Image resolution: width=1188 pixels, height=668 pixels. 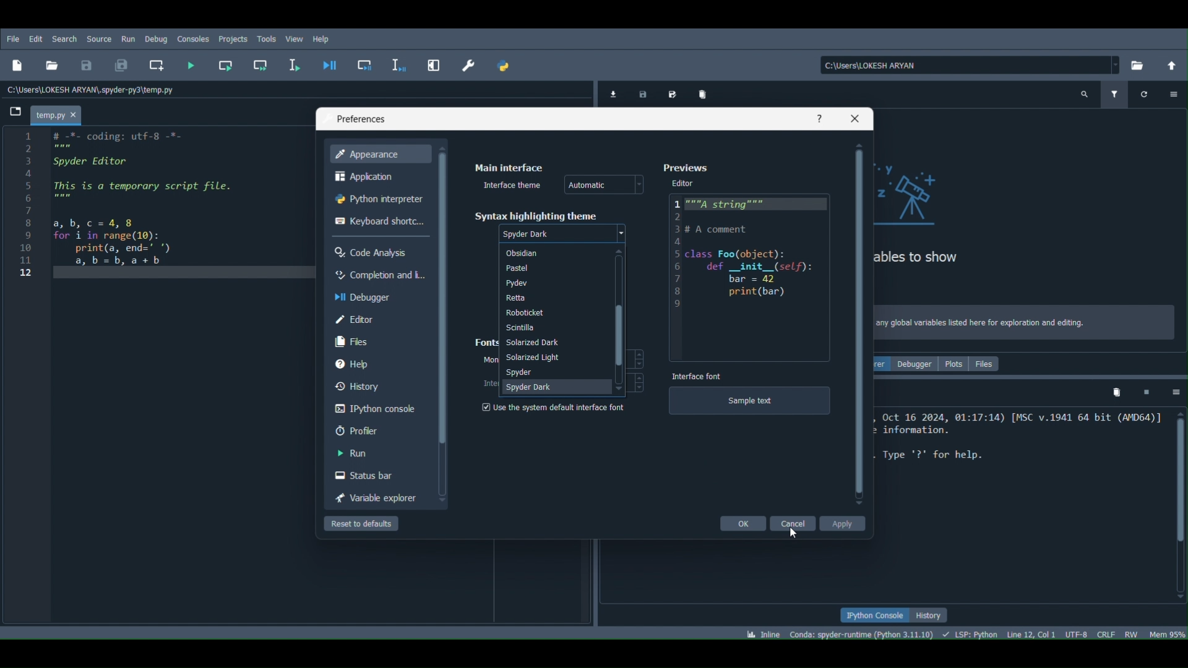 What do you see at coordinates (750, 406) in the screenshot?
I see `Sample text` at bounding box center [750, 406].